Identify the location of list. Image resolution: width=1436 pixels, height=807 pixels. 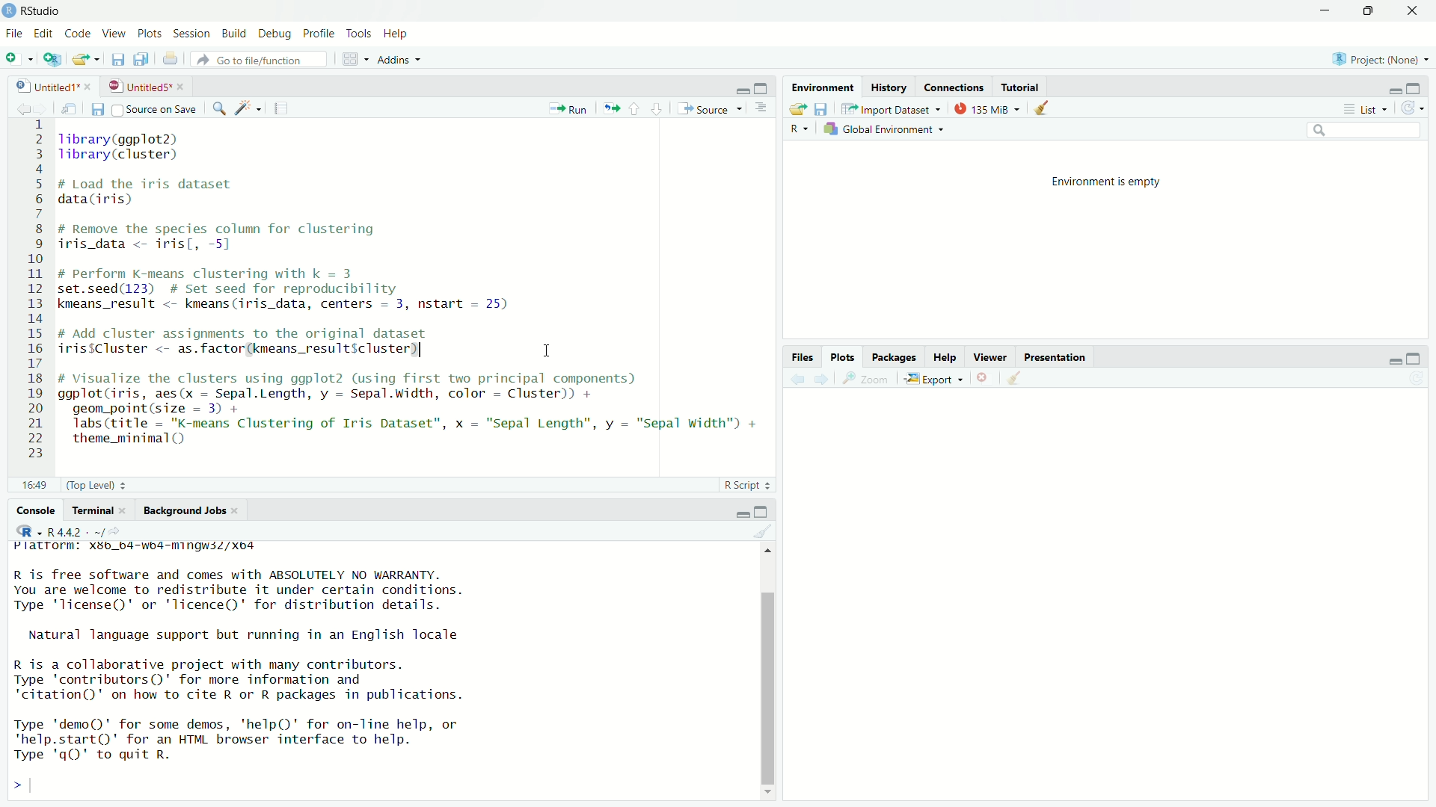
(1363, 109).